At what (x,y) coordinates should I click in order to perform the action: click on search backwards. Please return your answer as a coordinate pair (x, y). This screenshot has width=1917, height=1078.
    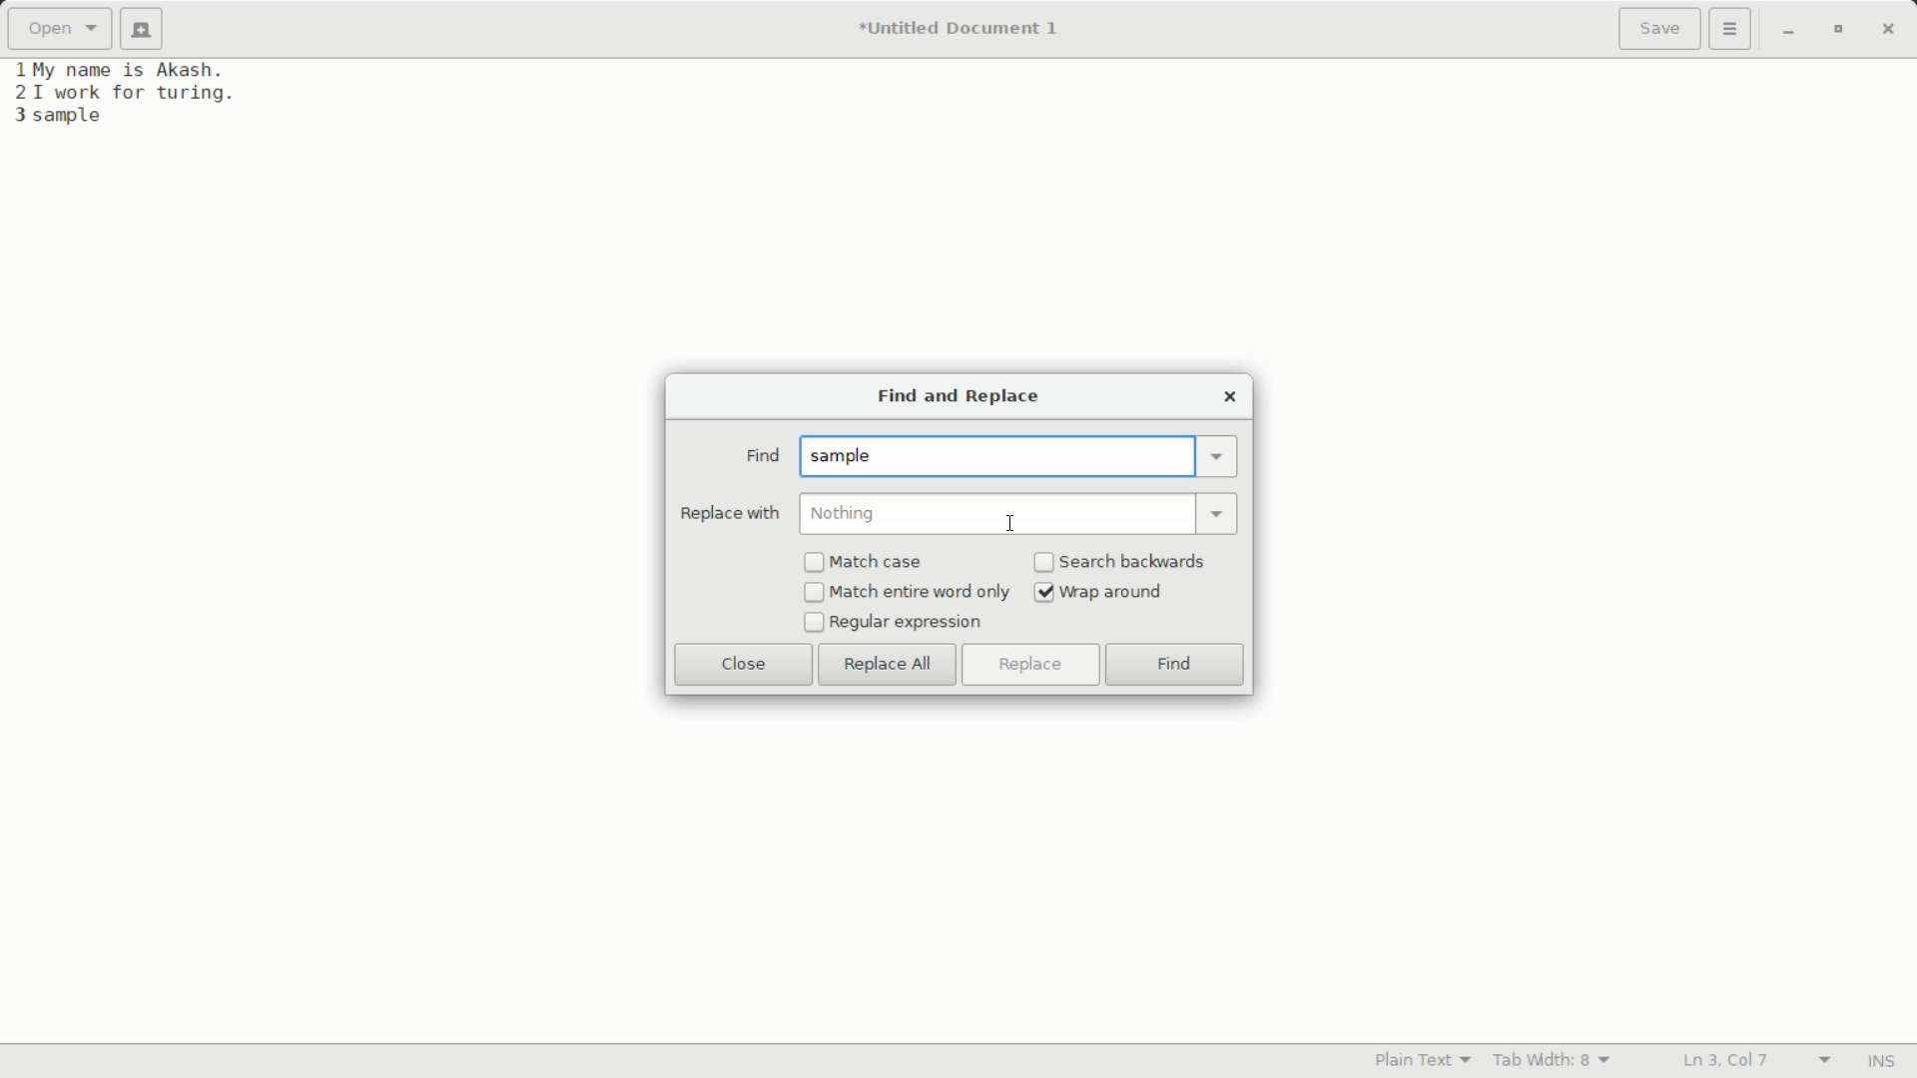
    Looking at the image, I should click on (1135, 561).